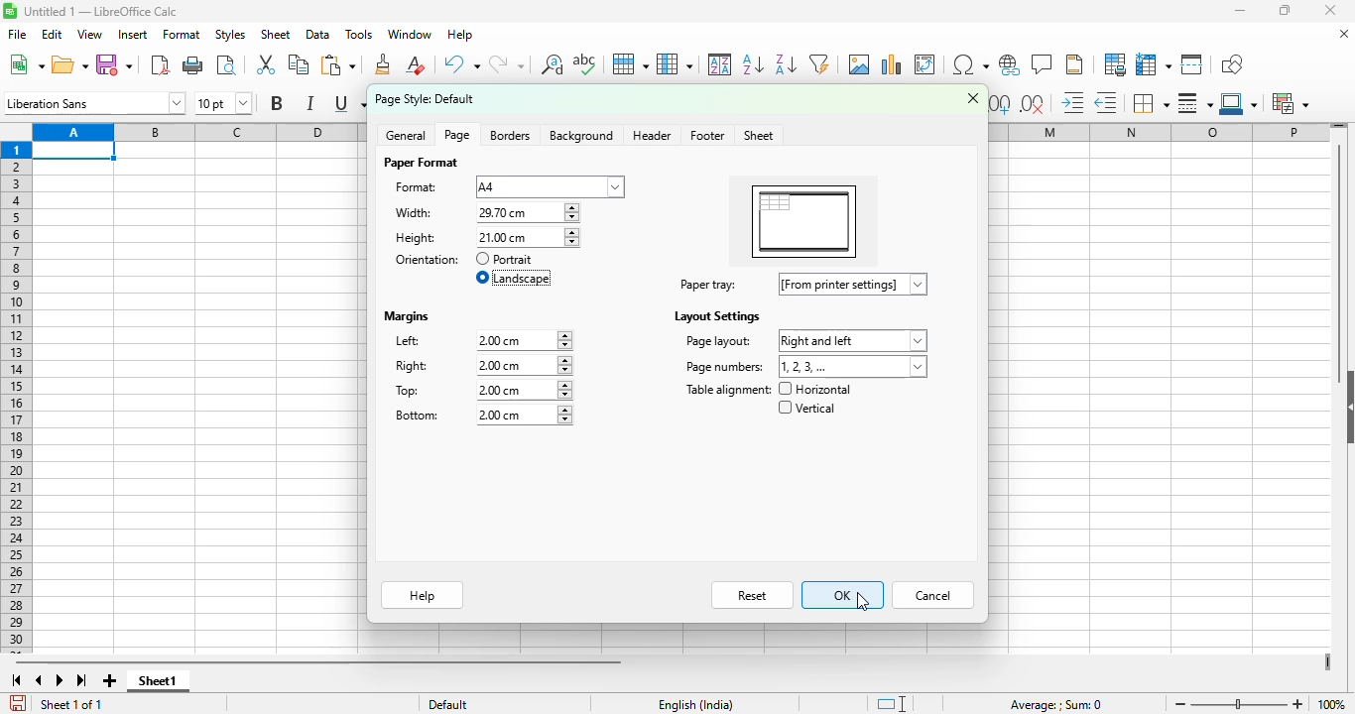  I want to click on close document, so click(1345, 34).